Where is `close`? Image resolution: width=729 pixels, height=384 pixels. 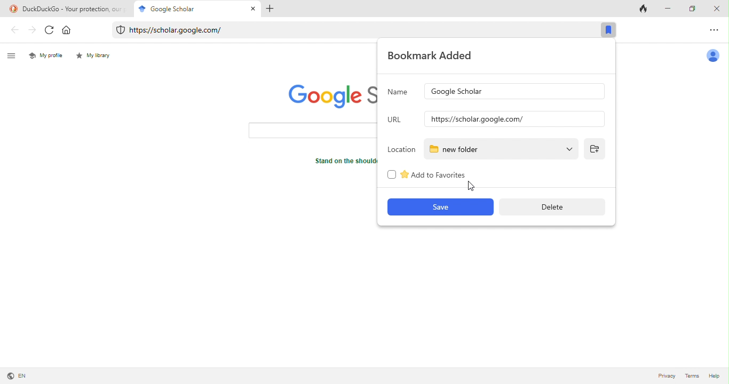 close is located at coordinates (718, 8).